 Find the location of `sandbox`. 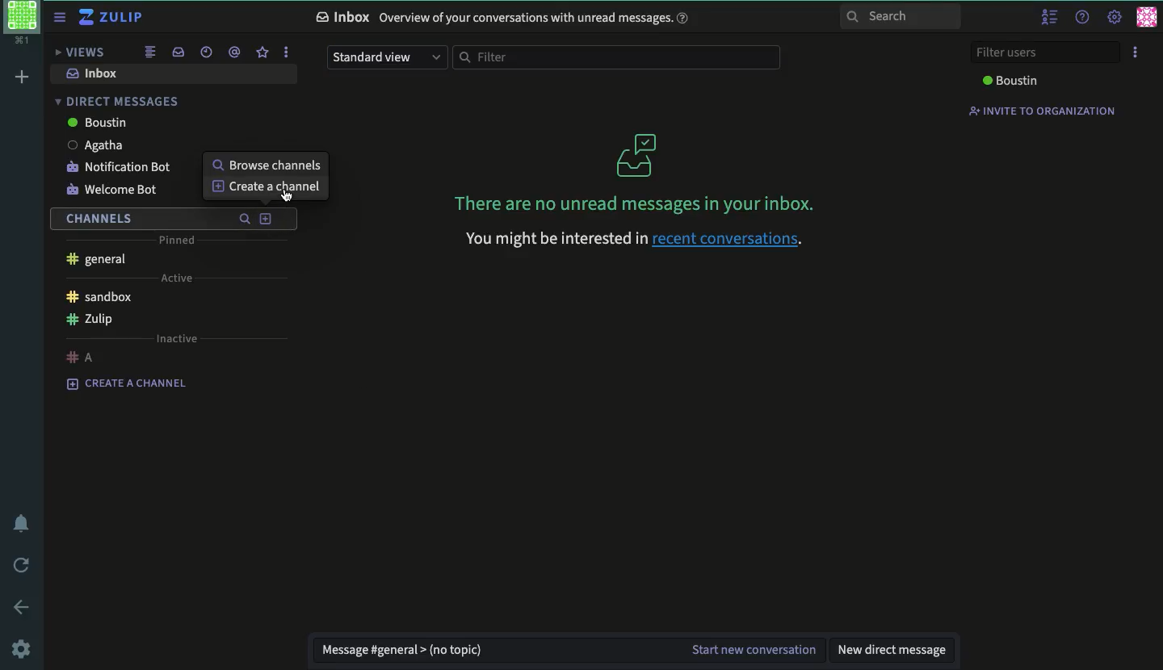

sandbox is located at coordinates (96, 297).